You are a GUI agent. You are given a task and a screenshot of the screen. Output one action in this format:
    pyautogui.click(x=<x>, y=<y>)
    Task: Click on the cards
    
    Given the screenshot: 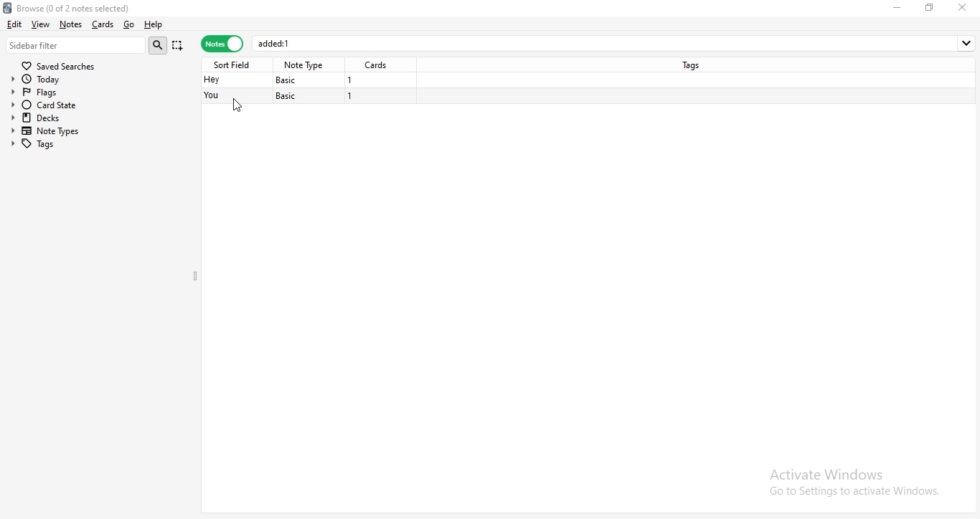 What is the action you would take?
    pyautogui.click(x=379, y=65)
    